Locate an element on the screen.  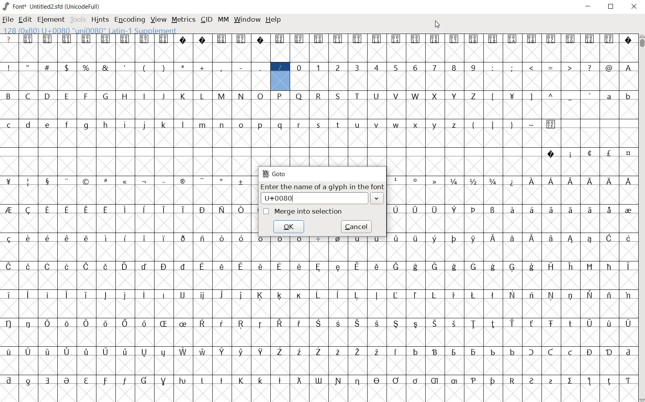
glyph is located at coordinates (28, 210).